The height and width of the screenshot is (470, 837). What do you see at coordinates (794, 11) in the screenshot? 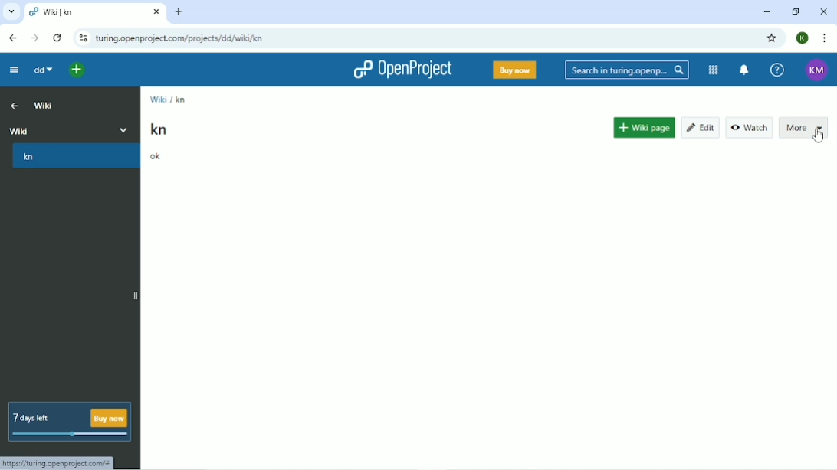
I see `Restore down` at bounding box center [794, 11].